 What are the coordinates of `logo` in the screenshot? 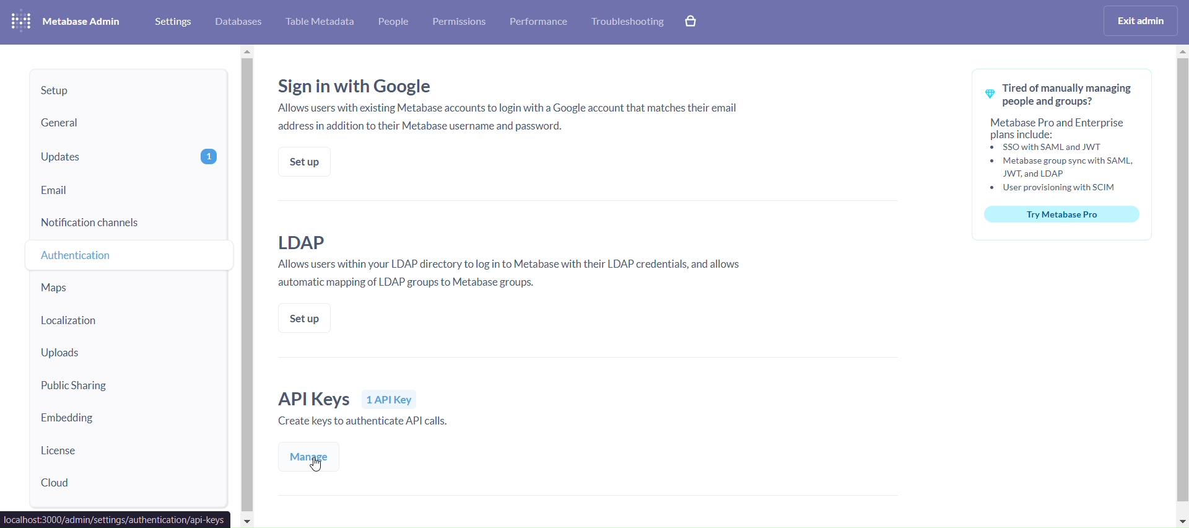 It's located at (19, 21).